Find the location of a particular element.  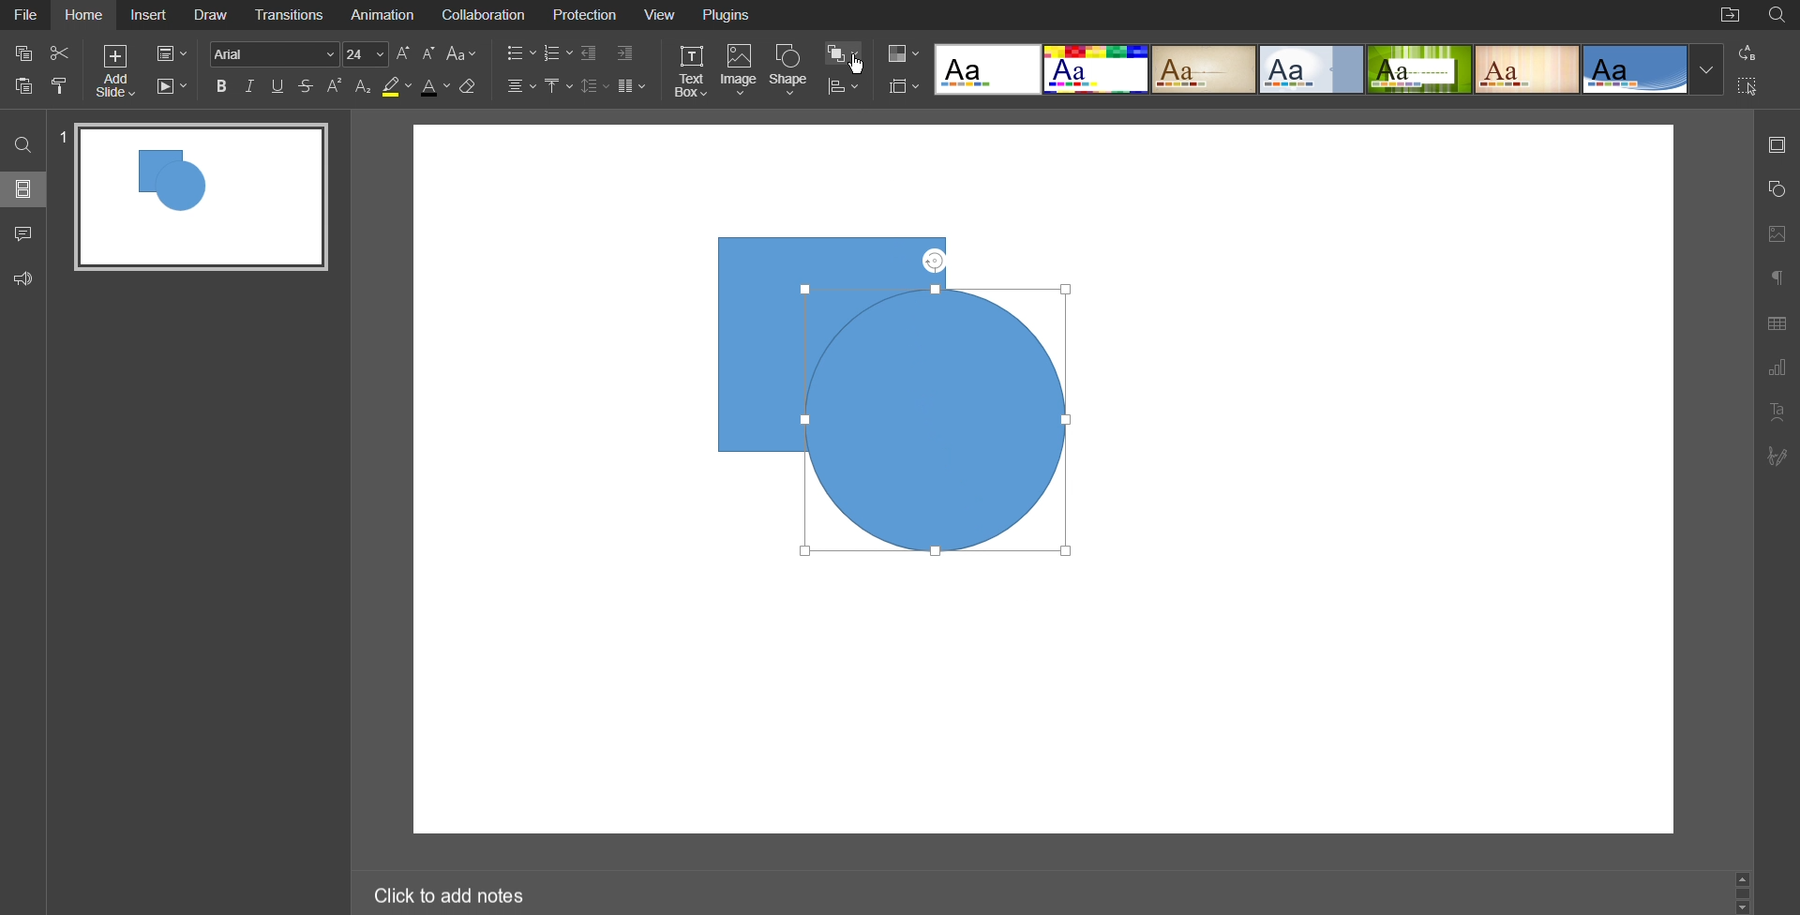

24 is located at coordinates (365, 54).